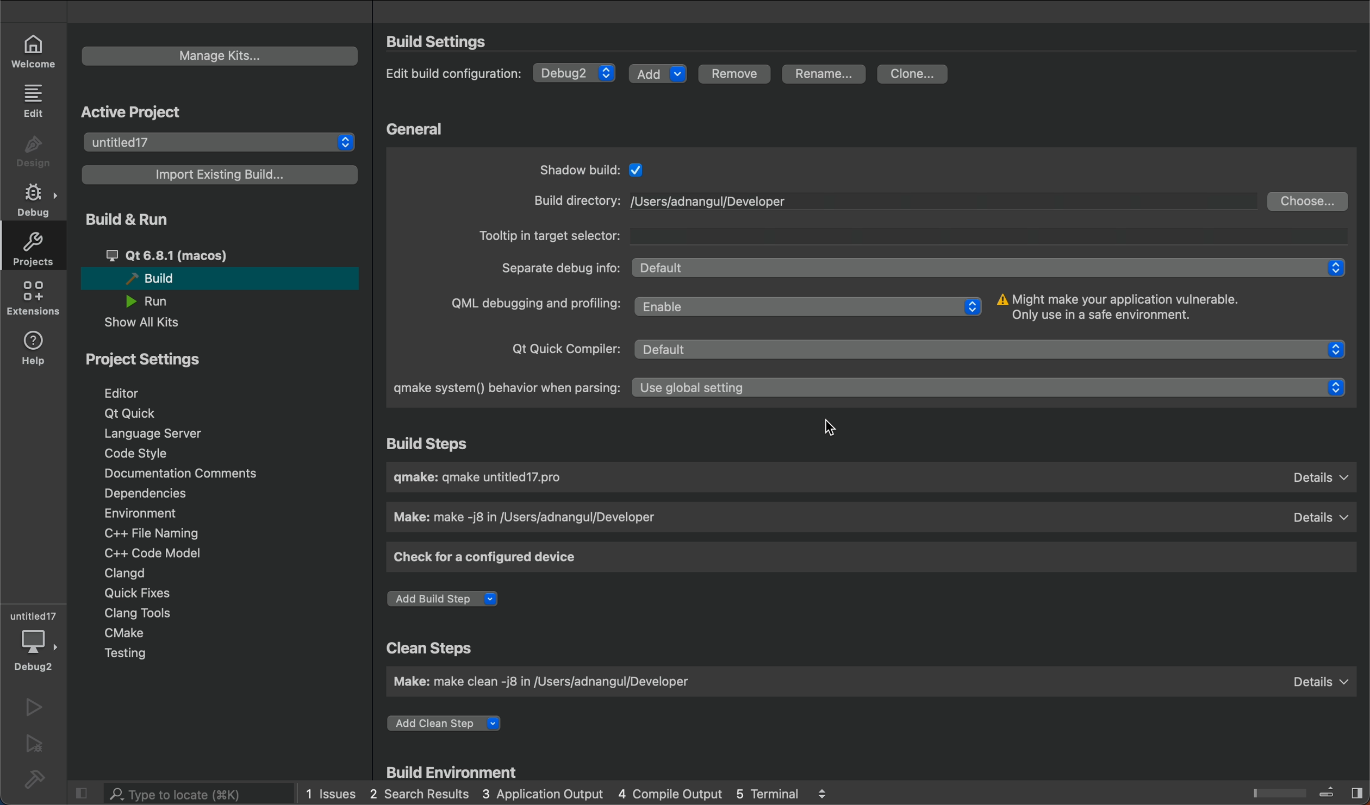  I want to click on use global setting, so click(995, 389).